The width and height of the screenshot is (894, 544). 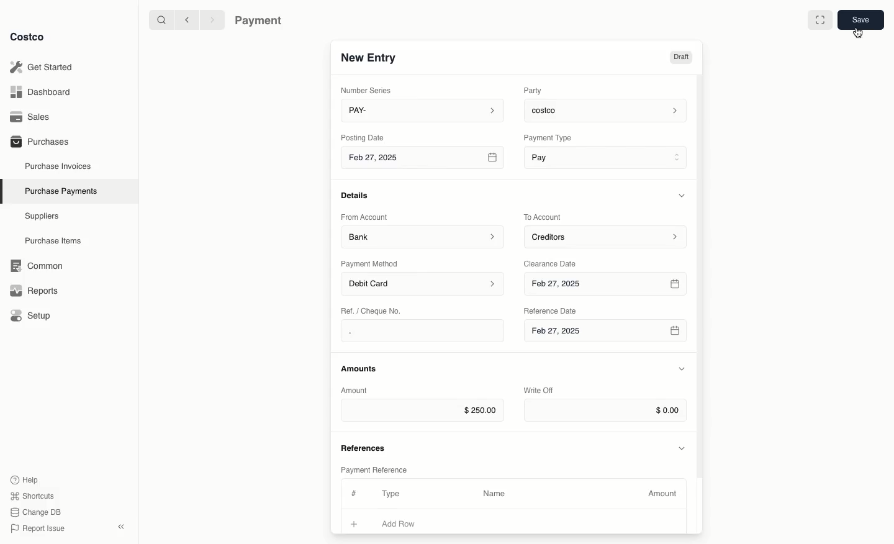 I want to click on cursor, so click(x=857, y=35).